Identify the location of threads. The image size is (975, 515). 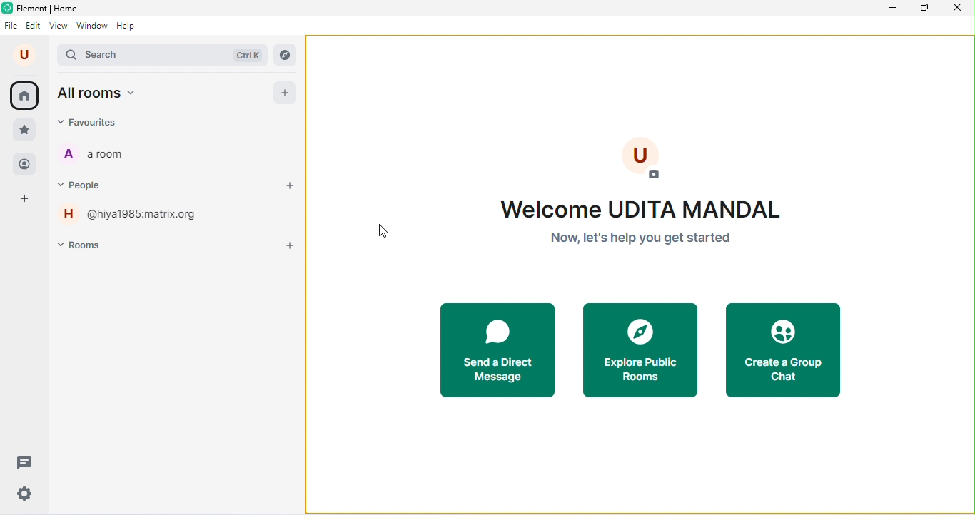
(26, 462).